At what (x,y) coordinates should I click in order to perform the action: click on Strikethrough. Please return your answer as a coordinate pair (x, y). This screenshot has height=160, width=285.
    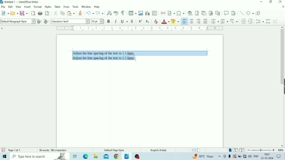
    Looking at the image, I should click on (132, 21).